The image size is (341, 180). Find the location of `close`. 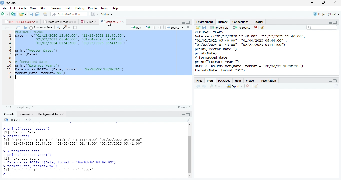

close is located at coordinates (96, 22).